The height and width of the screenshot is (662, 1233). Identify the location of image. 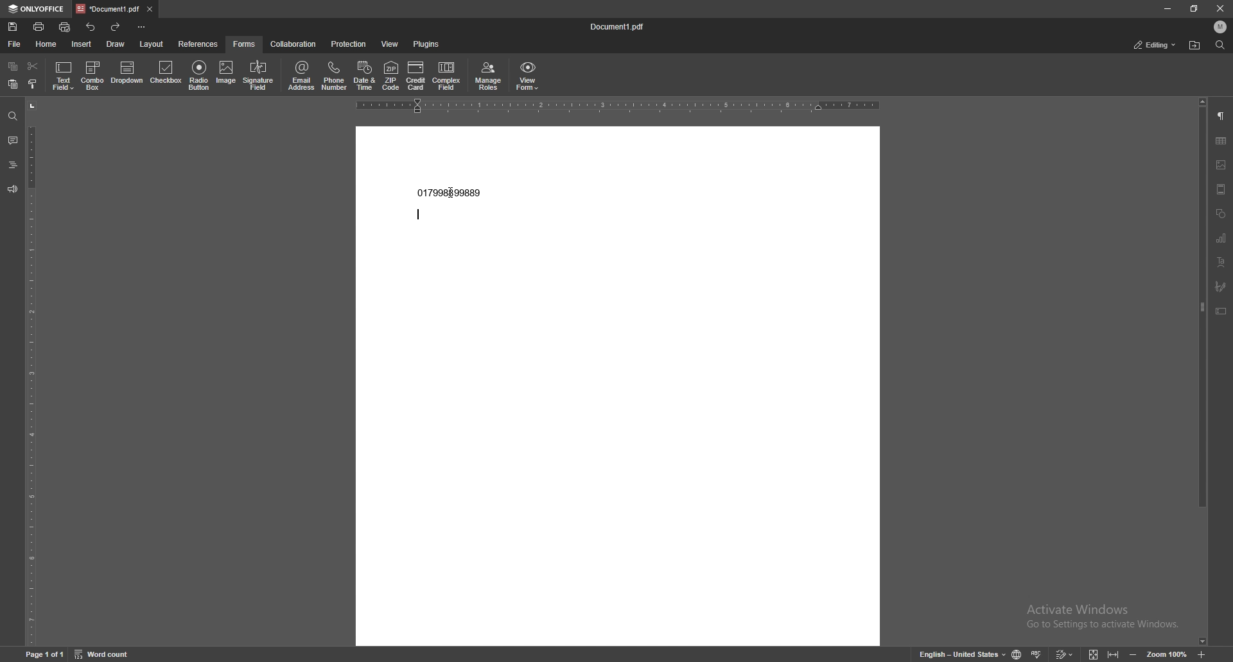
(227, 74).